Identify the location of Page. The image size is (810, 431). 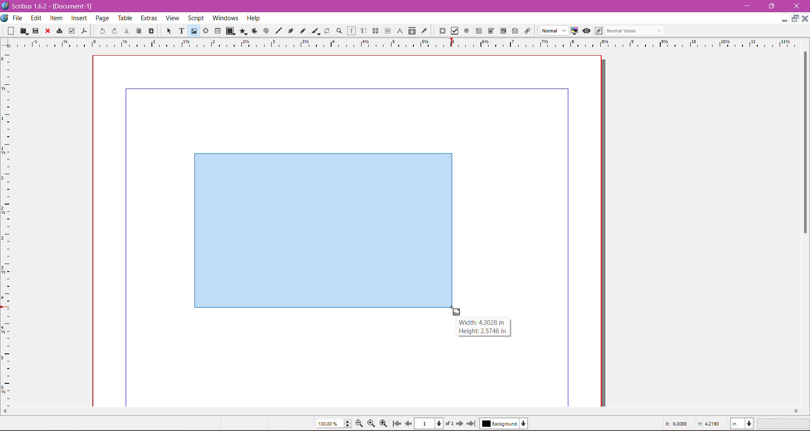
(103, 19).